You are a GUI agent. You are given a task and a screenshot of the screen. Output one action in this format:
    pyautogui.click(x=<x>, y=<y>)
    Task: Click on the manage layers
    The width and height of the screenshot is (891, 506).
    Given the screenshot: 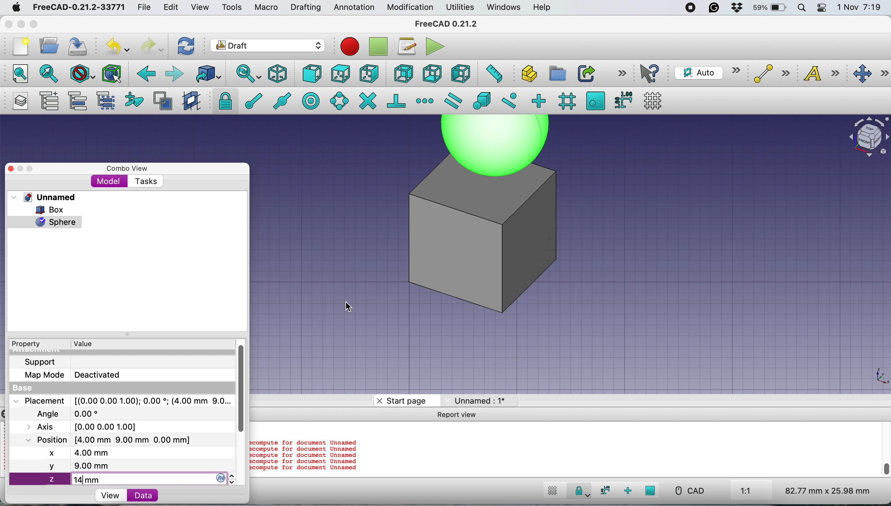 What is the action you would take?
    pyautogui.click(x=18, y=101)
    